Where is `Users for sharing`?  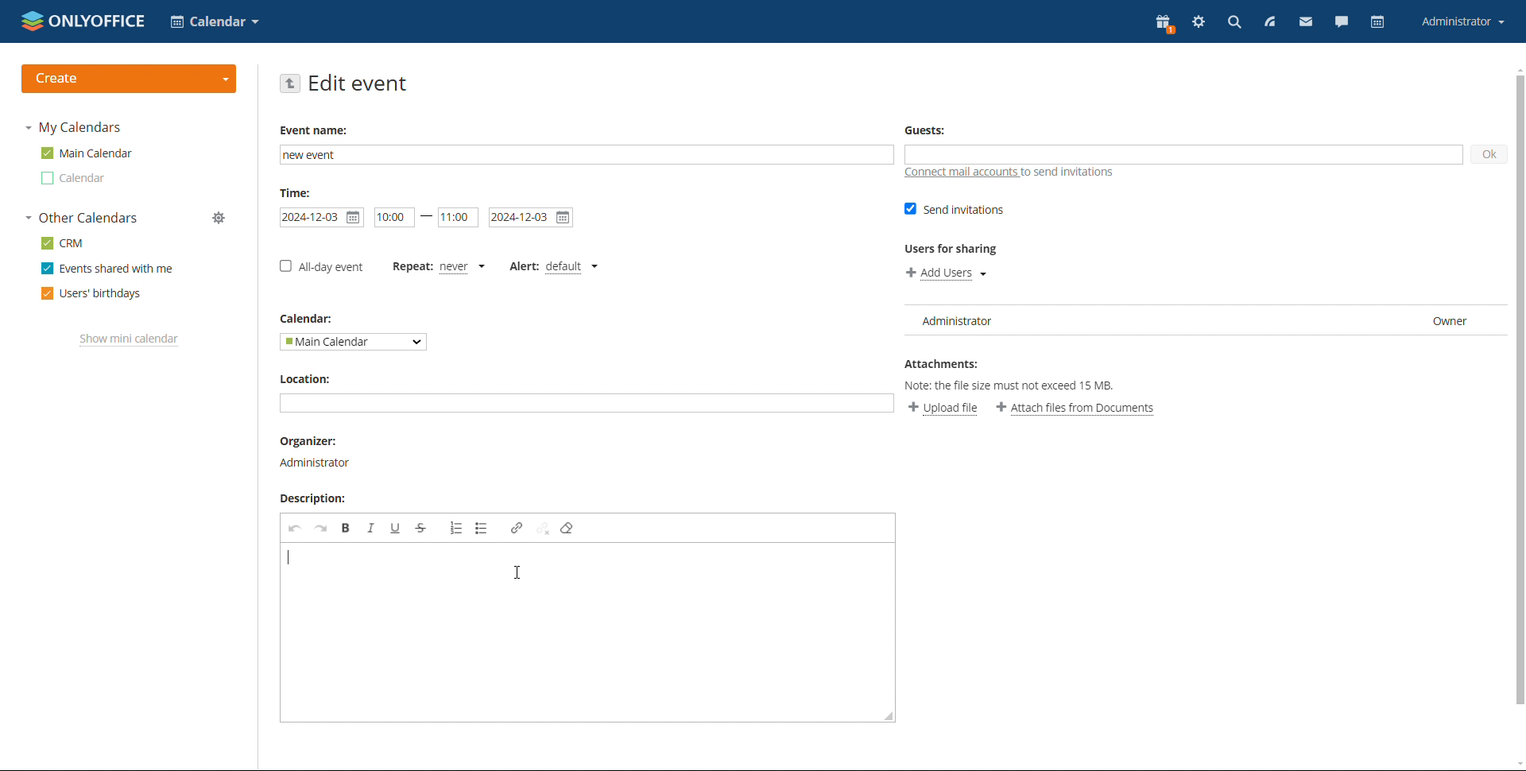 Users for sharing is located at coordinates (954, 249).